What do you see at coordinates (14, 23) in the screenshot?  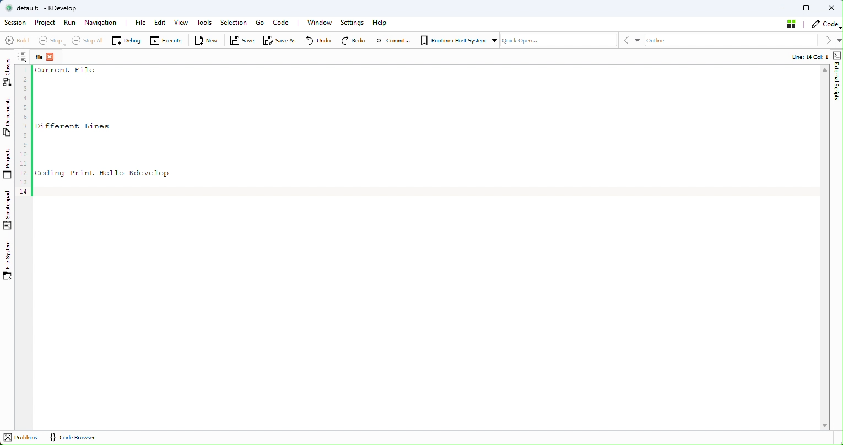 I see `Session` at bounding box center [14, 23].